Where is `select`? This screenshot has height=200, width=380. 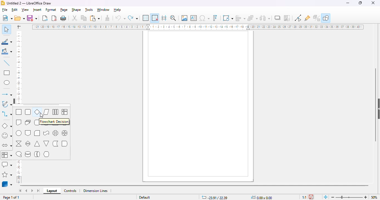
select is located at coordinates (6, 29).